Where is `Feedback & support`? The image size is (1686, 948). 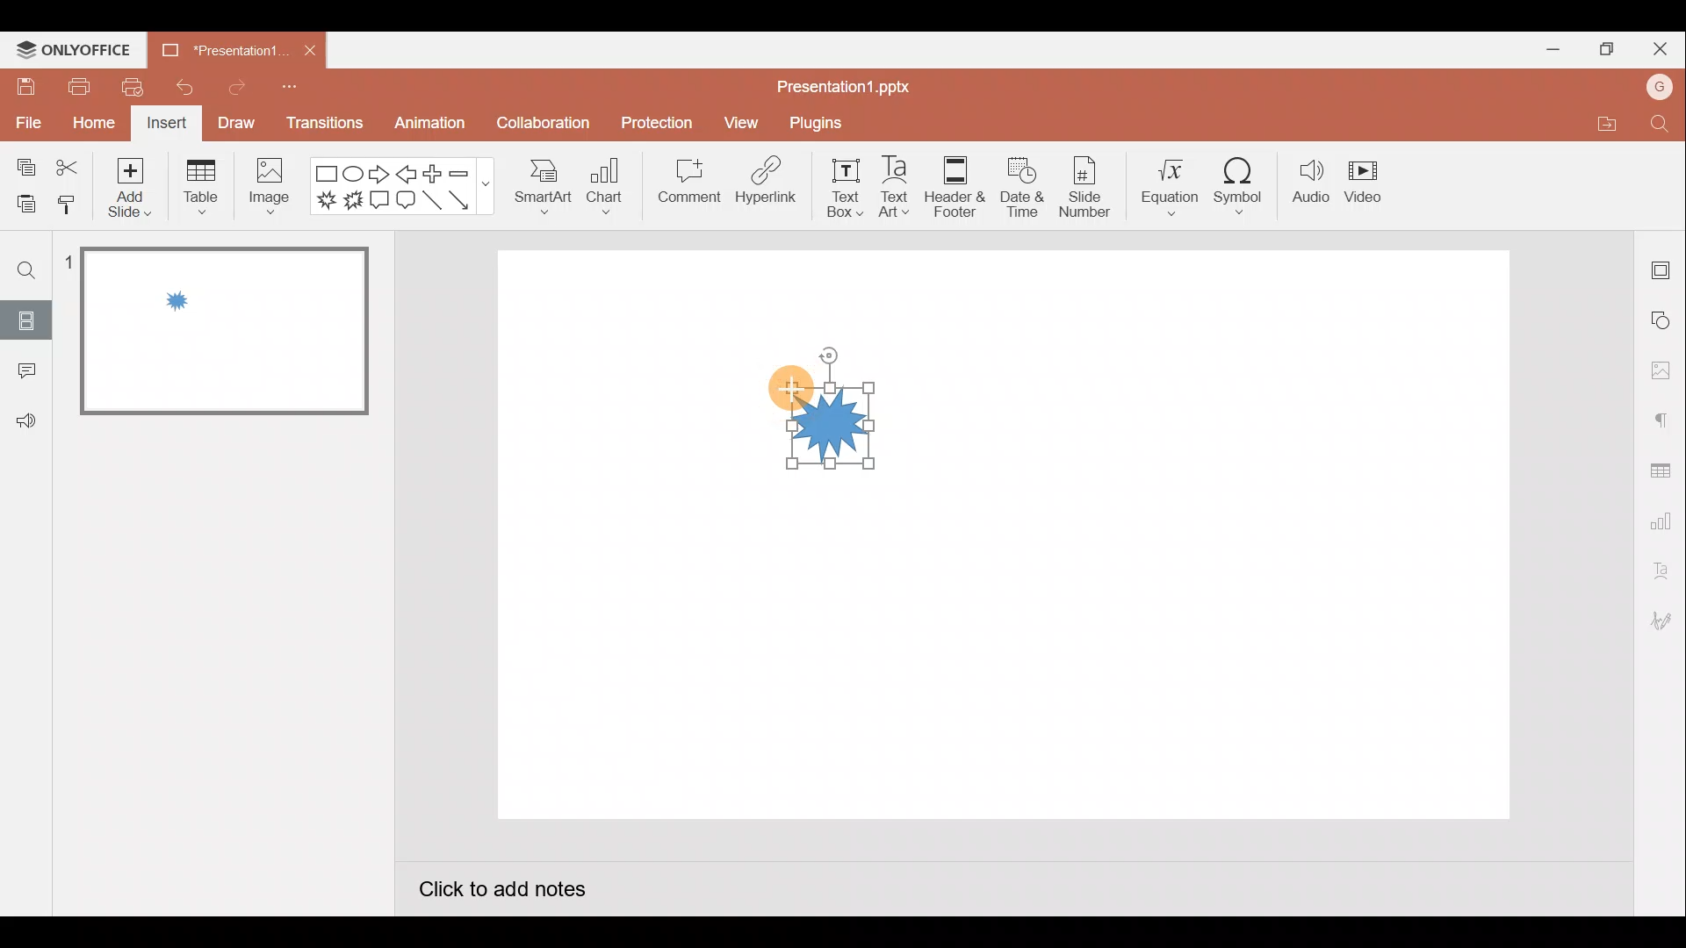
Feedback & support is located at coordinates (25, 422).